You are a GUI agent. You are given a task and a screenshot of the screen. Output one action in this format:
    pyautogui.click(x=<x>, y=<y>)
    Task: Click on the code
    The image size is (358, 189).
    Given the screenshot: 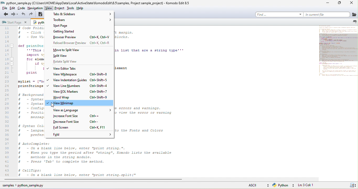 What is the action you would take?
    pyautogui.click(x=22, y=9)
    